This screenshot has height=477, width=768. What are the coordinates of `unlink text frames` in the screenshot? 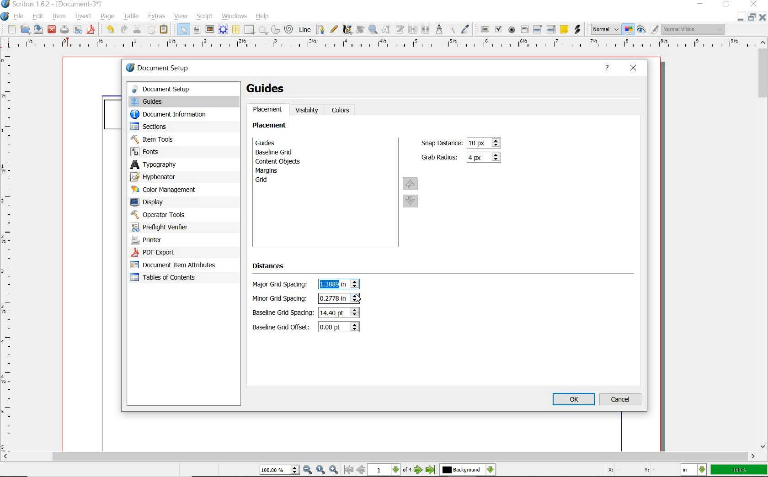 It's located at (425, 29).